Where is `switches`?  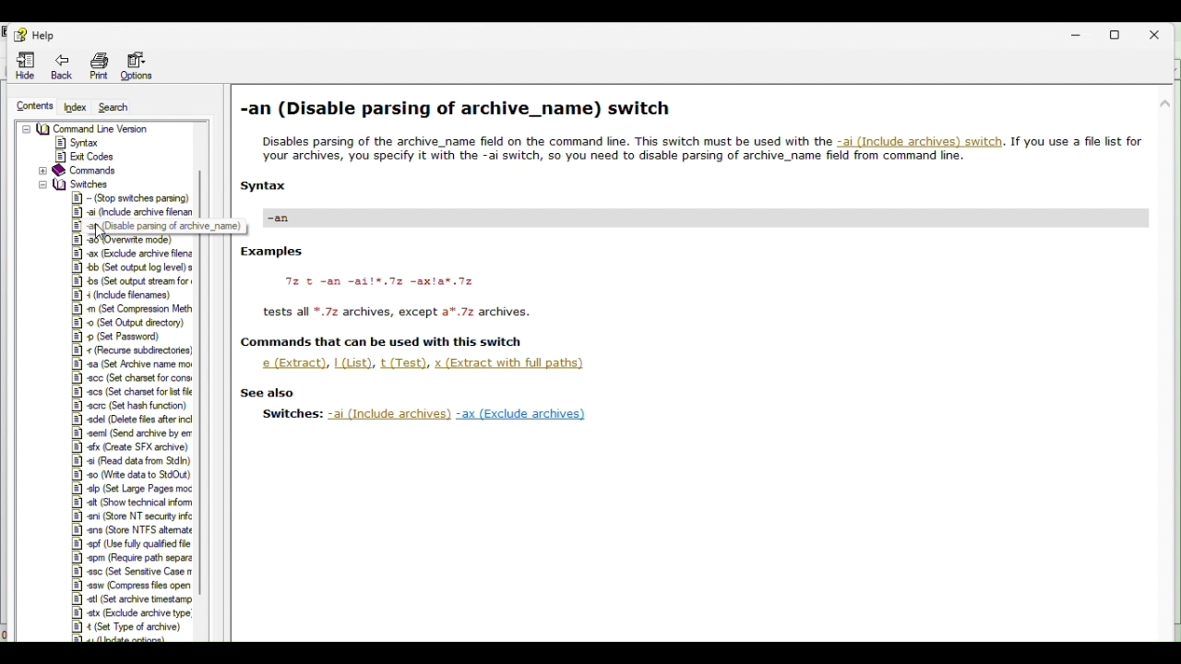 switches is located at coordinates (72, 183).